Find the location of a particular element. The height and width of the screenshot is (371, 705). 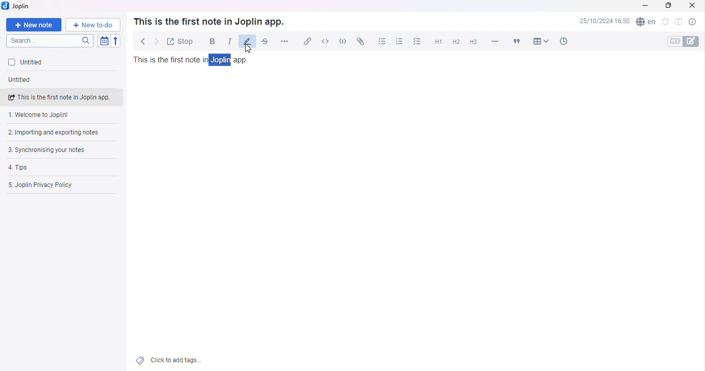

Minimize is located at coordinates (646, 6).